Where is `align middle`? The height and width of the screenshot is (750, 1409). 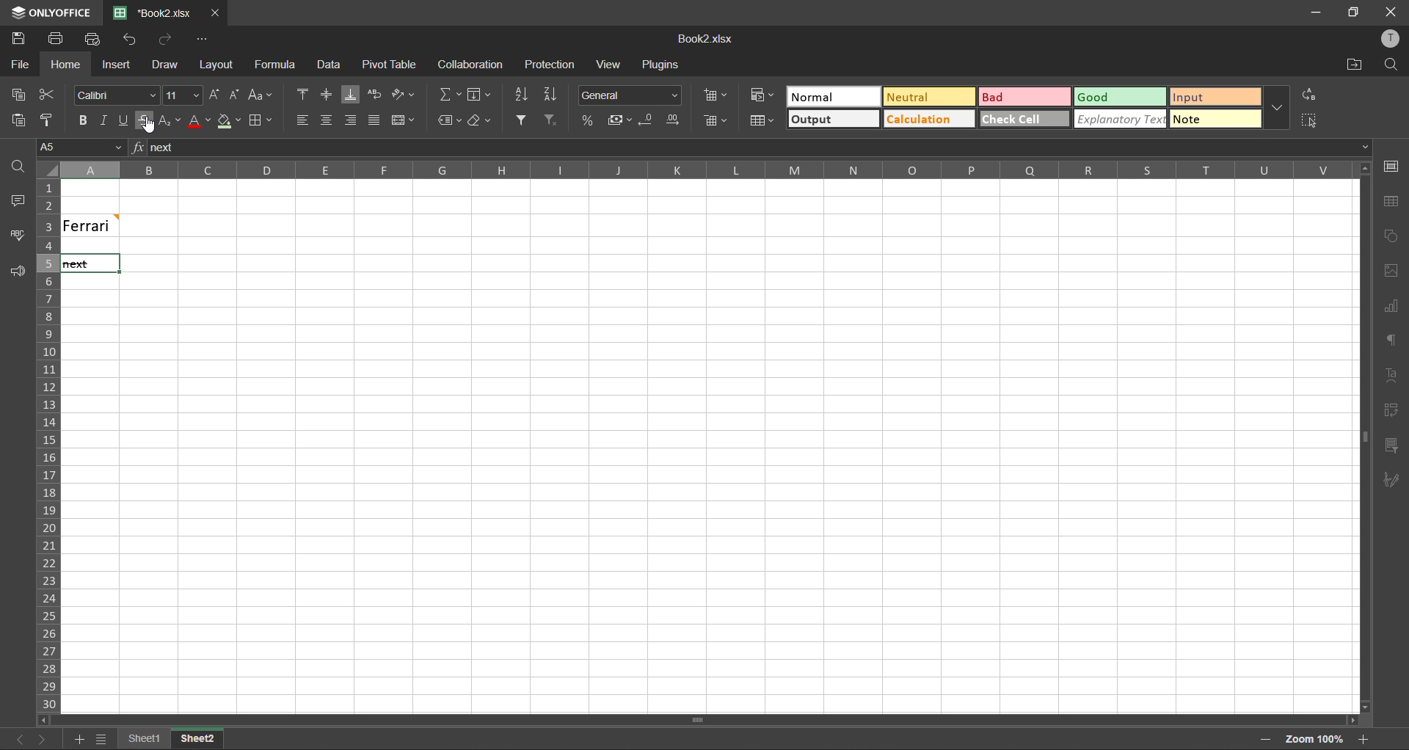 align middle is located at coordinates (327, 120).